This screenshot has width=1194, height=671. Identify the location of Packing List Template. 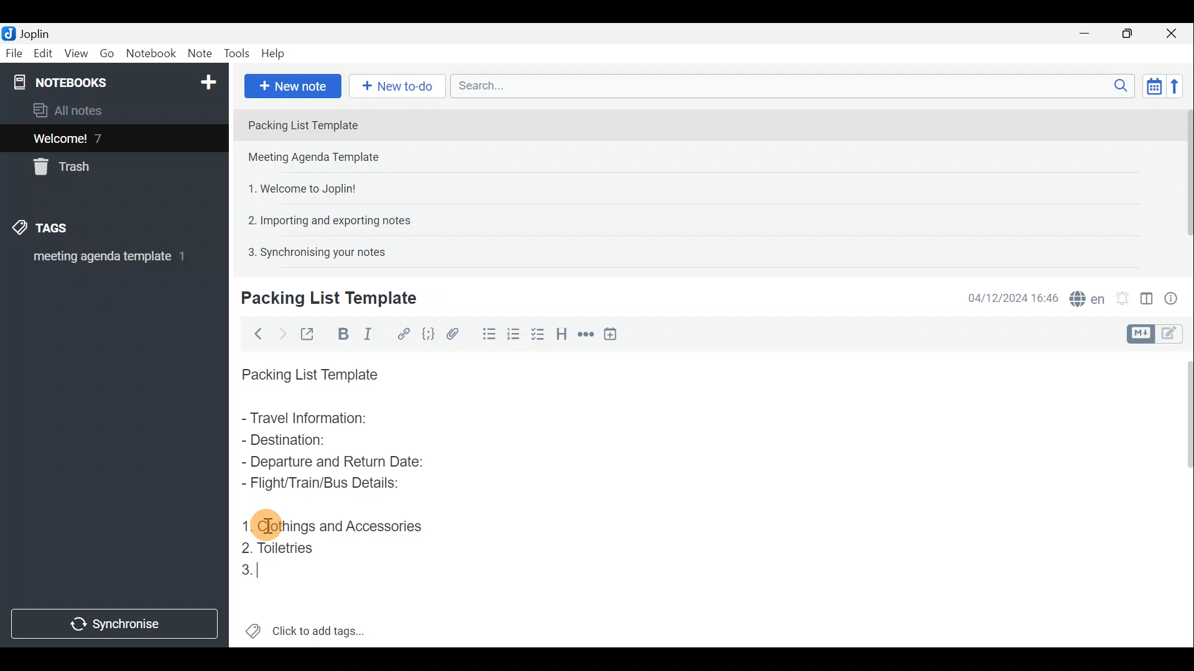
(307, 371).